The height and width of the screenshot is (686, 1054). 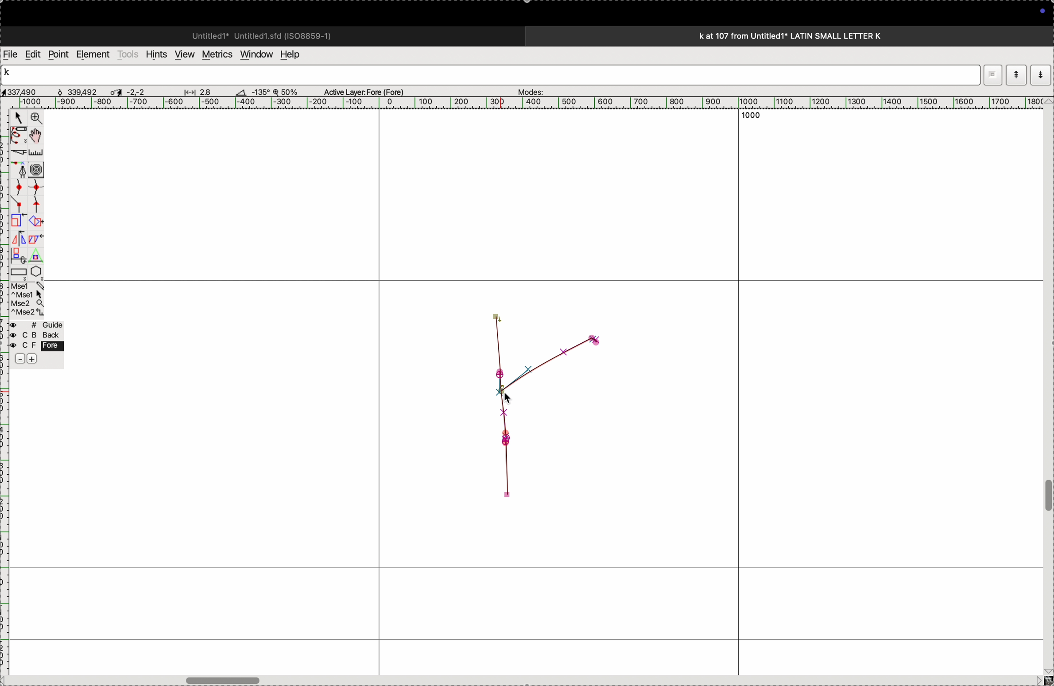 What do you see at coordinates (28, 299) in the screenshot?
I see `mse` at bounding box center [28, 299].